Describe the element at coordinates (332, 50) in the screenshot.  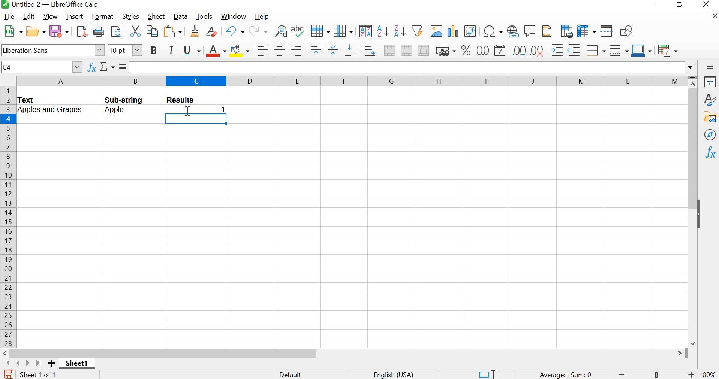
I see `center vertically` at that location.